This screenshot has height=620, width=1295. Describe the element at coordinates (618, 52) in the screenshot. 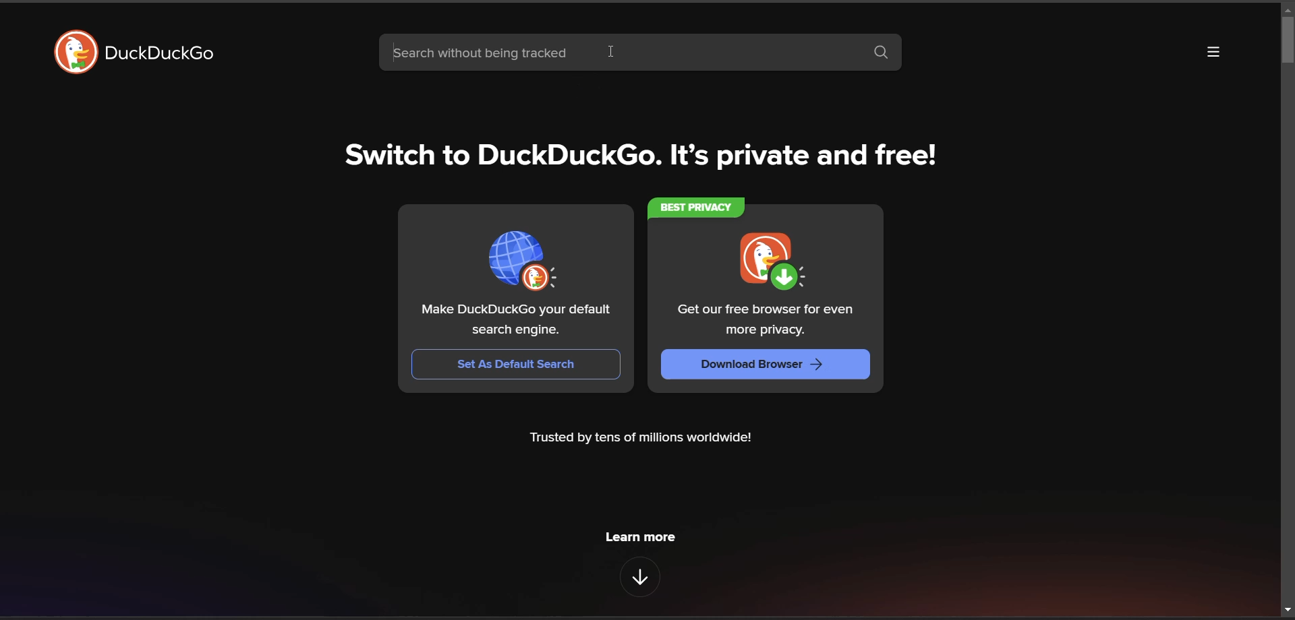

I see `search without being tracked` at that location.